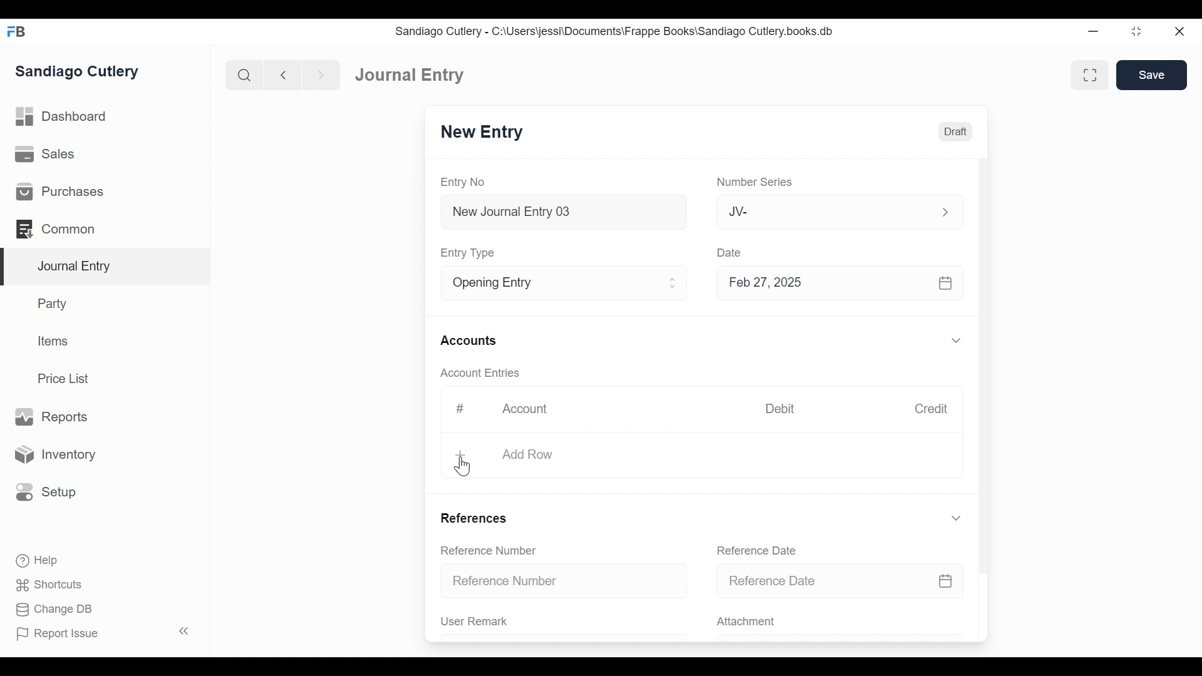  What do you see at coordinates (933, 409) in the screenshot?
I see `Credit` at bounding box center [933, 409].